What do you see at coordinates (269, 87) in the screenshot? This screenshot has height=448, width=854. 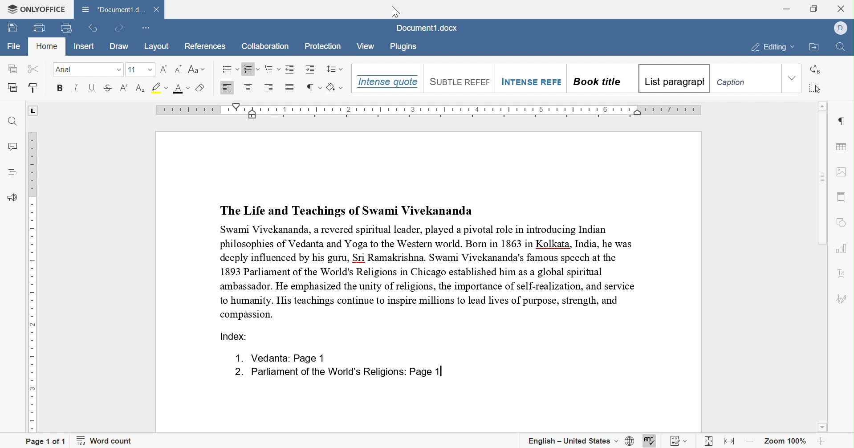 I see `align right` at bounding box center [269, 87].